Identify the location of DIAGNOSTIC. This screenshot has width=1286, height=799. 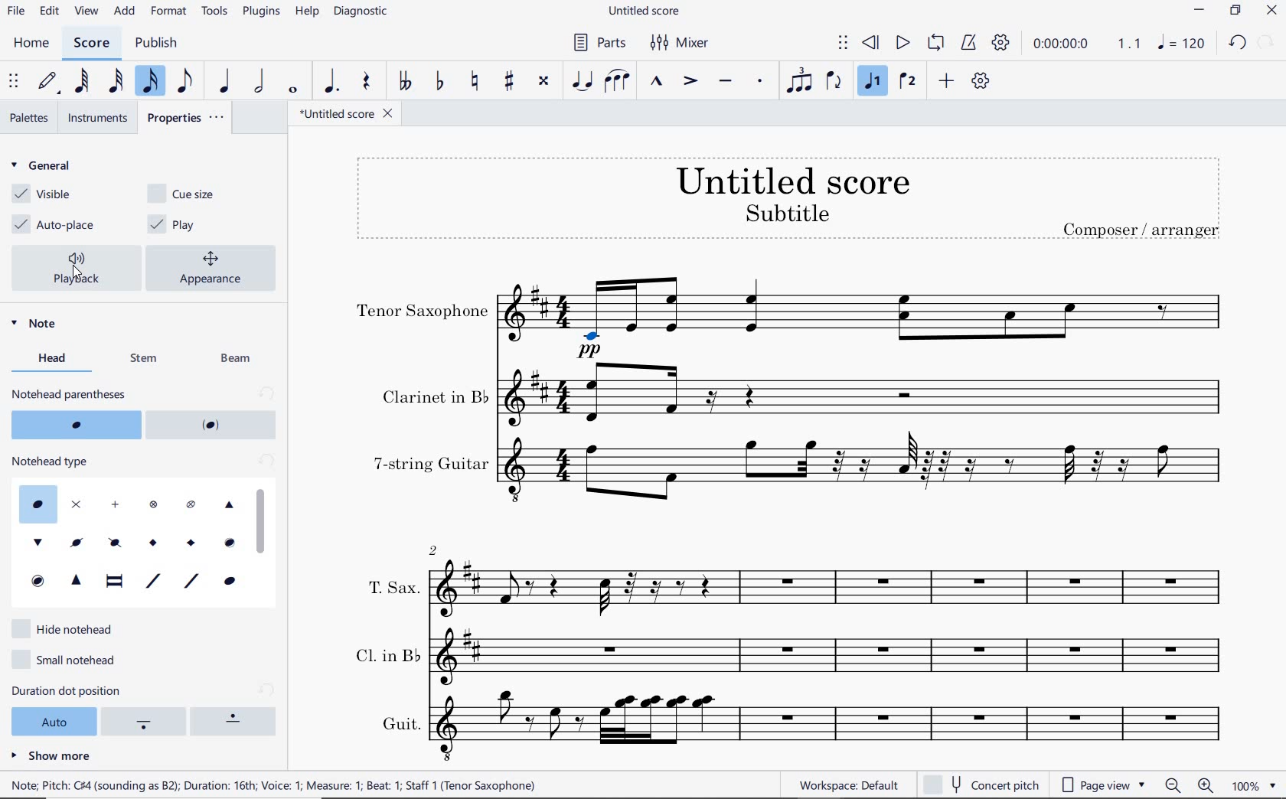
(361, 12).